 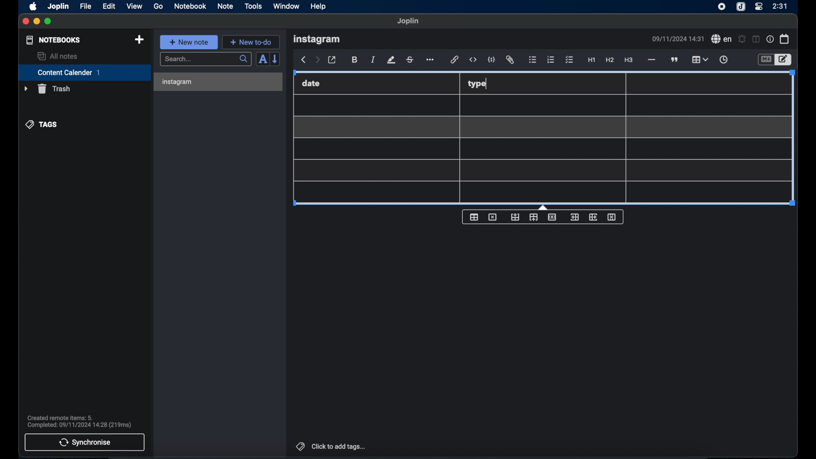 I want to click on reverse sort order, so click(x=275, y=59).